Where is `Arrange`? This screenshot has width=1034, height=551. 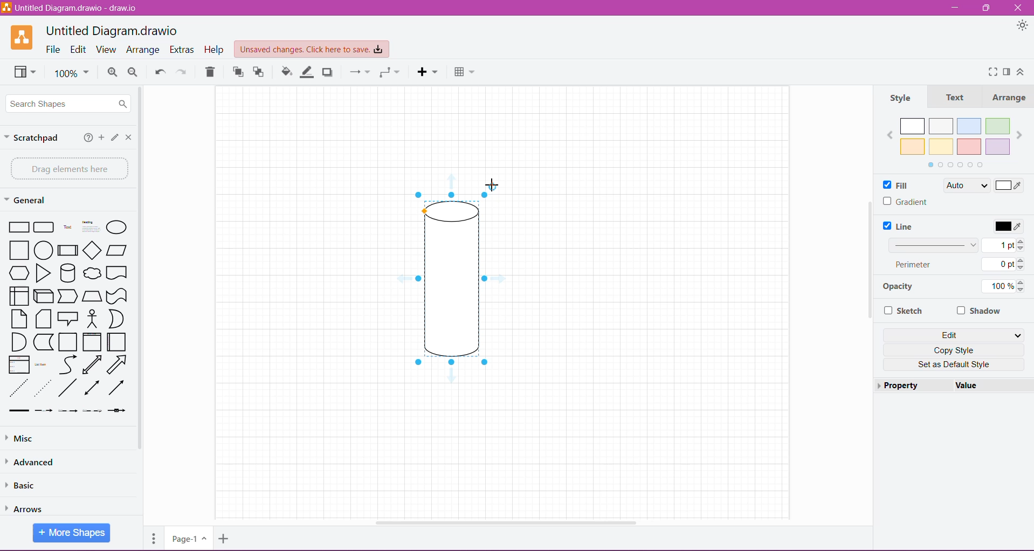 Arrange is located at coordinates (1009, 97).